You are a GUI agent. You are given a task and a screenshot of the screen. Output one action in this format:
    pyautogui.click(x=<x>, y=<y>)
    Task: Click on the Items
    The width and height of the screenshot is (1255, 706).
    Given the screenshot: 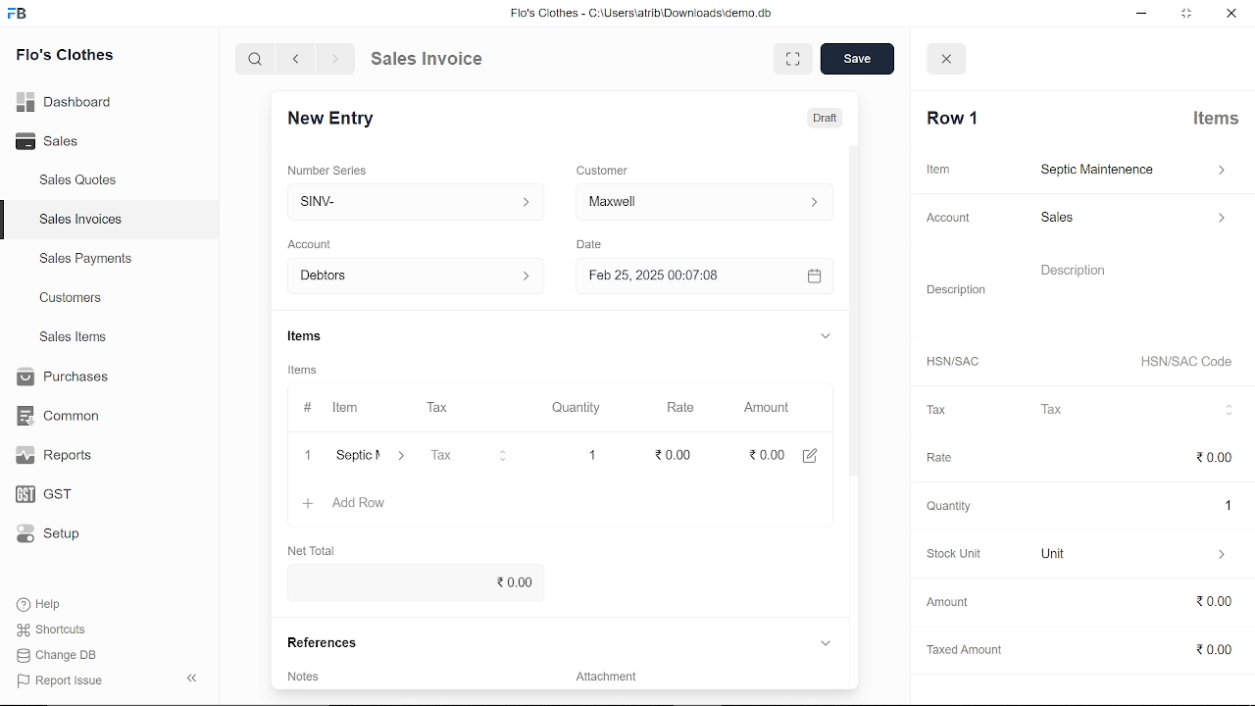 What is the action you would take?
    pyautogui.click(x=311, y=370)
    